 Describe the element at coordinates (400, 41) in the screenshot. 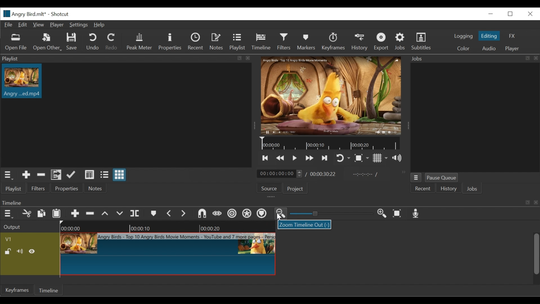

I see `Jobs` at that location.